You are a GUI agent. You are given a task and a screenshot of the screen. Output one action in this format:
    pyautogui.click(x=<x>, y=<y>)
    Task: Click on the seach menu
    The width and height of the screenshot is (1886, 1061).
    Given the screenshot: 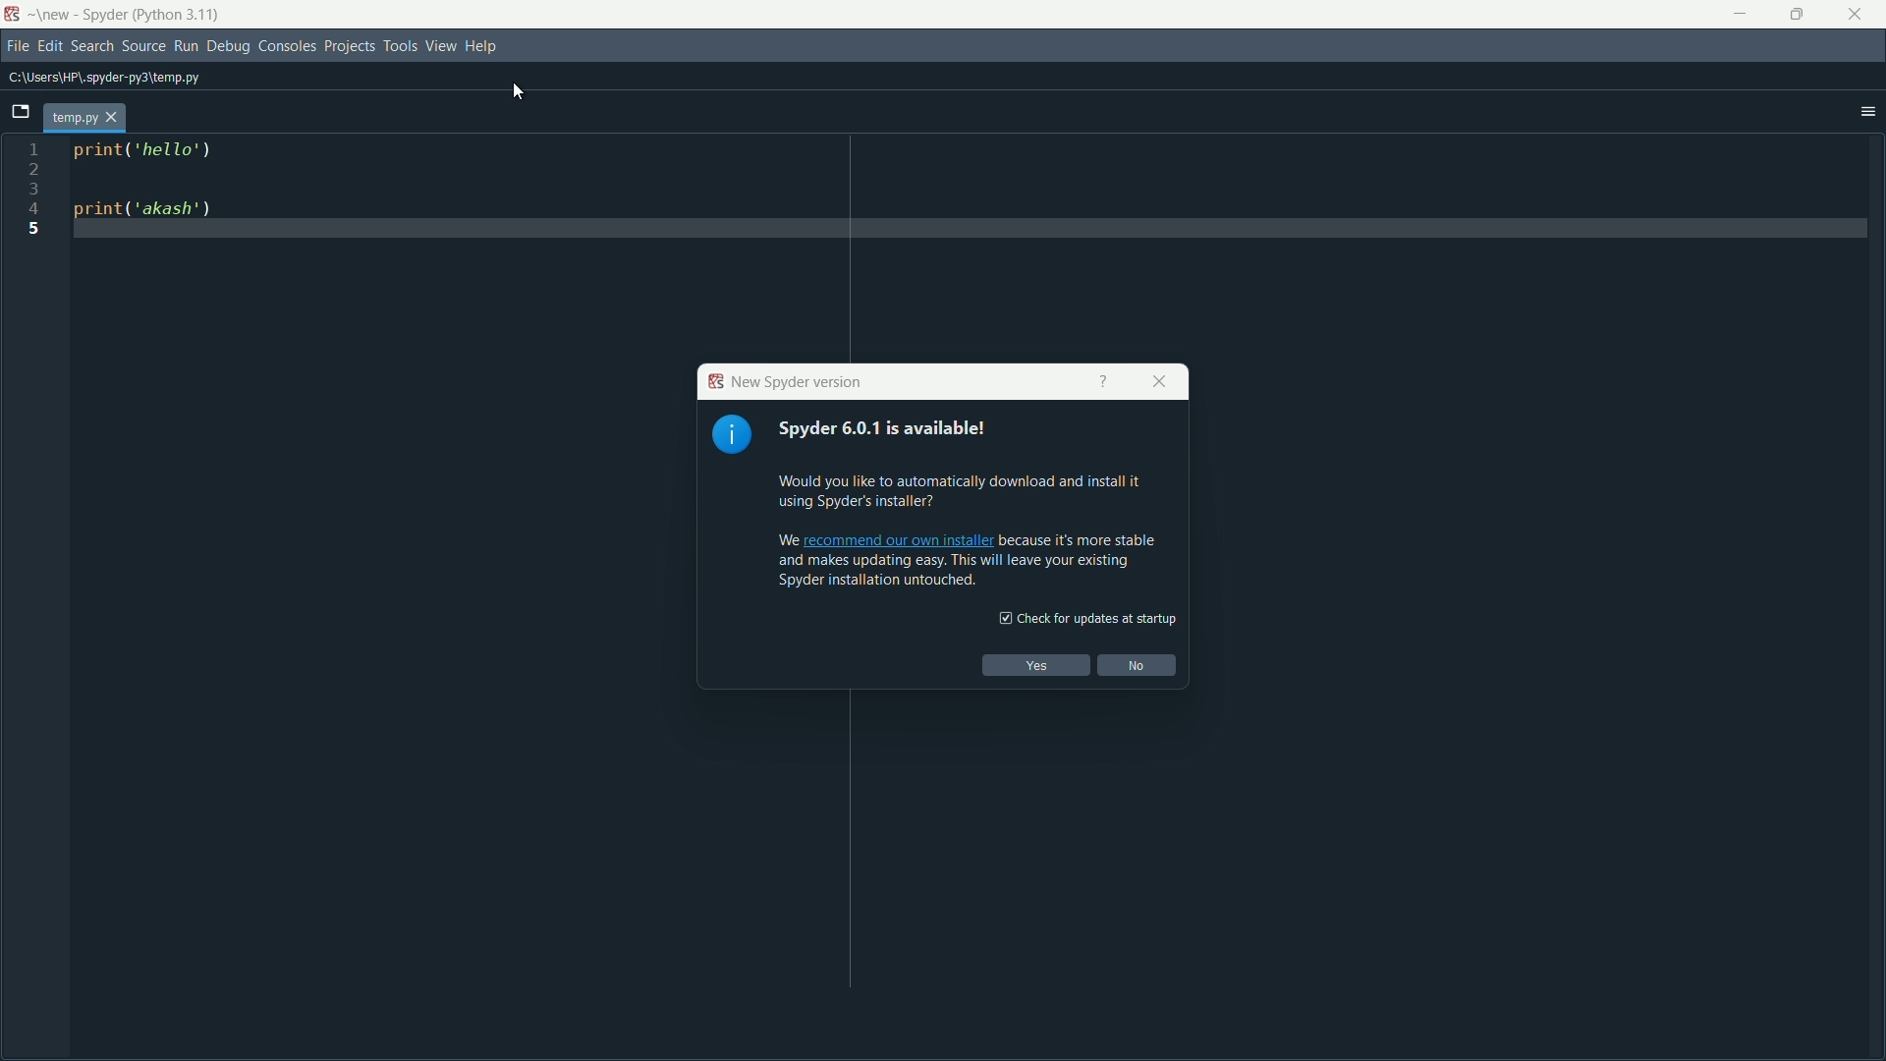 What is the action you would take?
    pyautogui.click(x=92, y=45)
    